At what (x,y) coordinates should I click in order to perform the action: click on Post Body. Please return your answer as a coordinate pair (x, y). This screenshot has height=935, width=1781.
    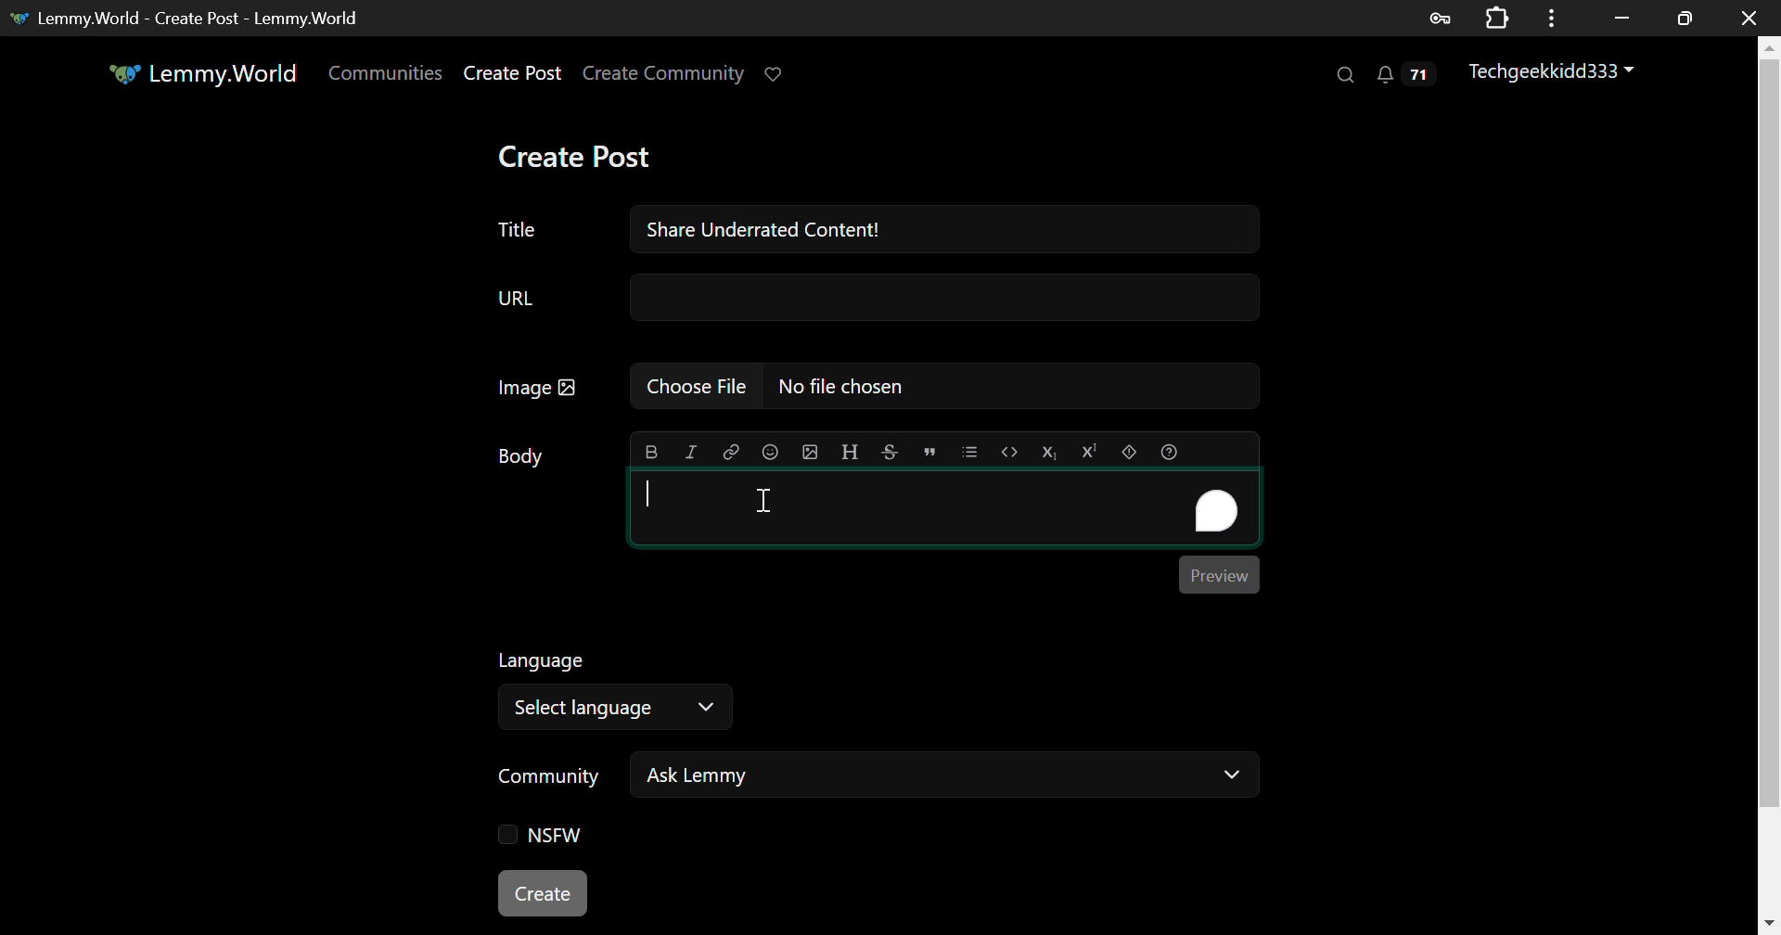
    Looking at the image, I should click on (944, 506).